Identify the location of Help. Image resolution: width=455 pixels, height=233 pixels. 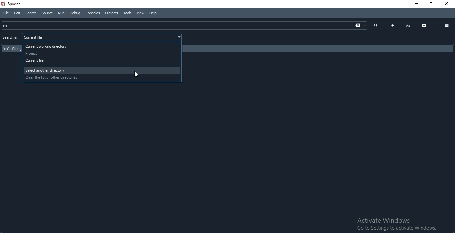
(155, 13).